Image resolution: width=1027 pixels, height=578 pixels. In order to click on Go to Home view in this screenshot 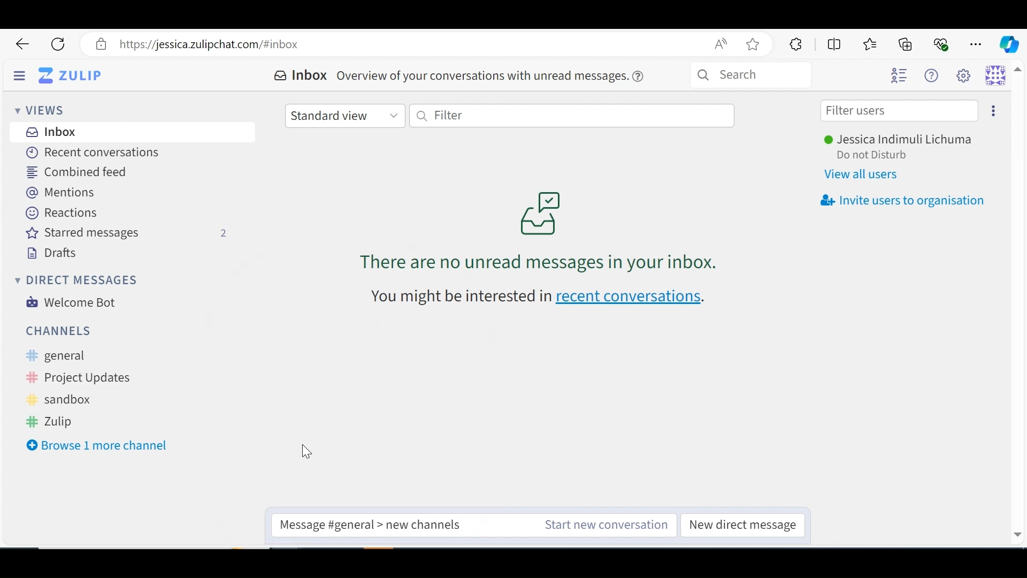, I will do `click(79, 75)`.